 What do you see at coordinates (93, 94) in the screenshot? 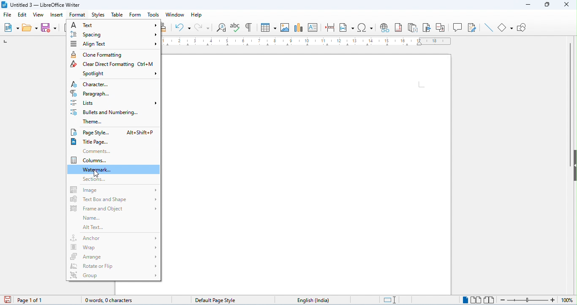
I see `paragraph` at bounding box center [93, 94].